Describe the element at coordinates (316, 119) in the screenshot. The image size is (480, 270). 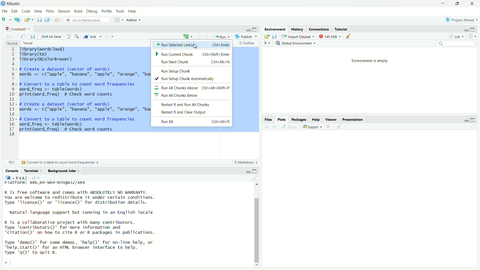
I see `Help` at that location.